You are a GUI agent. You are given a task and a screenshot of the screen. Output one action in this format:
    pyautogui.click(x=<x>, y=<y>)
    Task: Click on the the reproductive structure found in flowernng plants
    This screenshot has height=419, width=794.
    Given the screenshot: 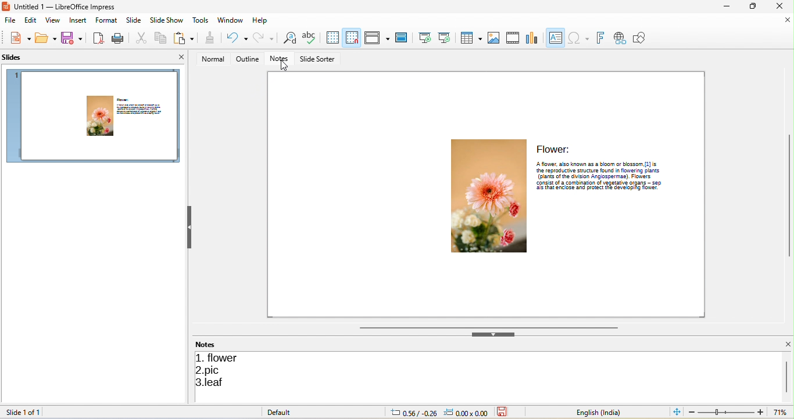 What is the action you would take?
    pyautogui.click(x=607, y=170)
    